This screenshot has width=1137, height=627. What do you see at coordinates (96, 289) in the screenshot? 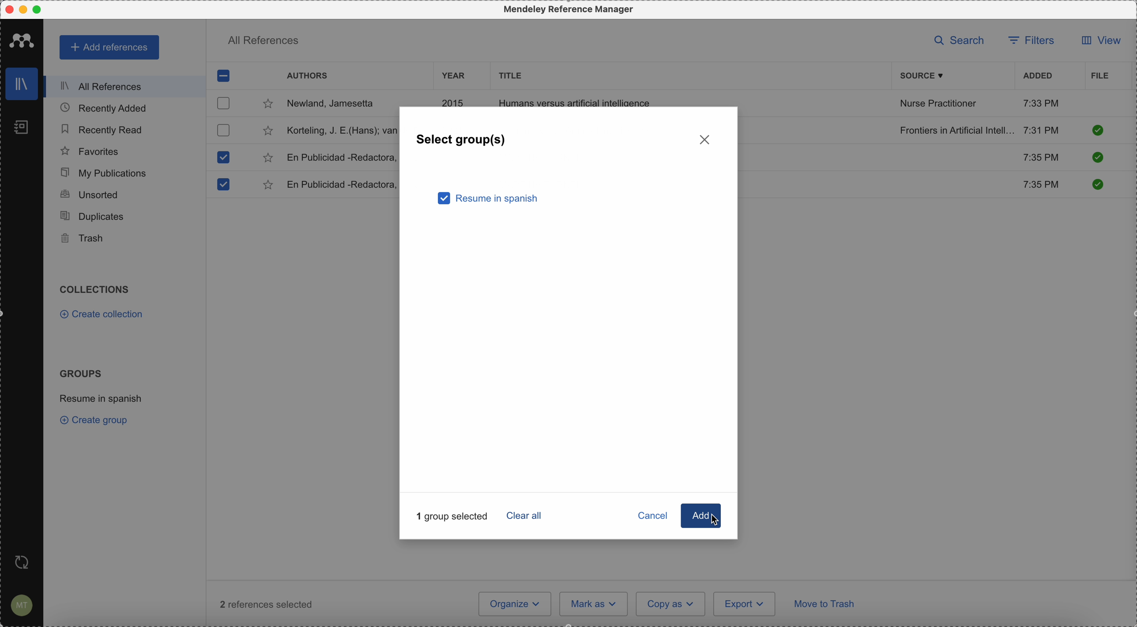
I see `collections` at bounding box center [96, 289].